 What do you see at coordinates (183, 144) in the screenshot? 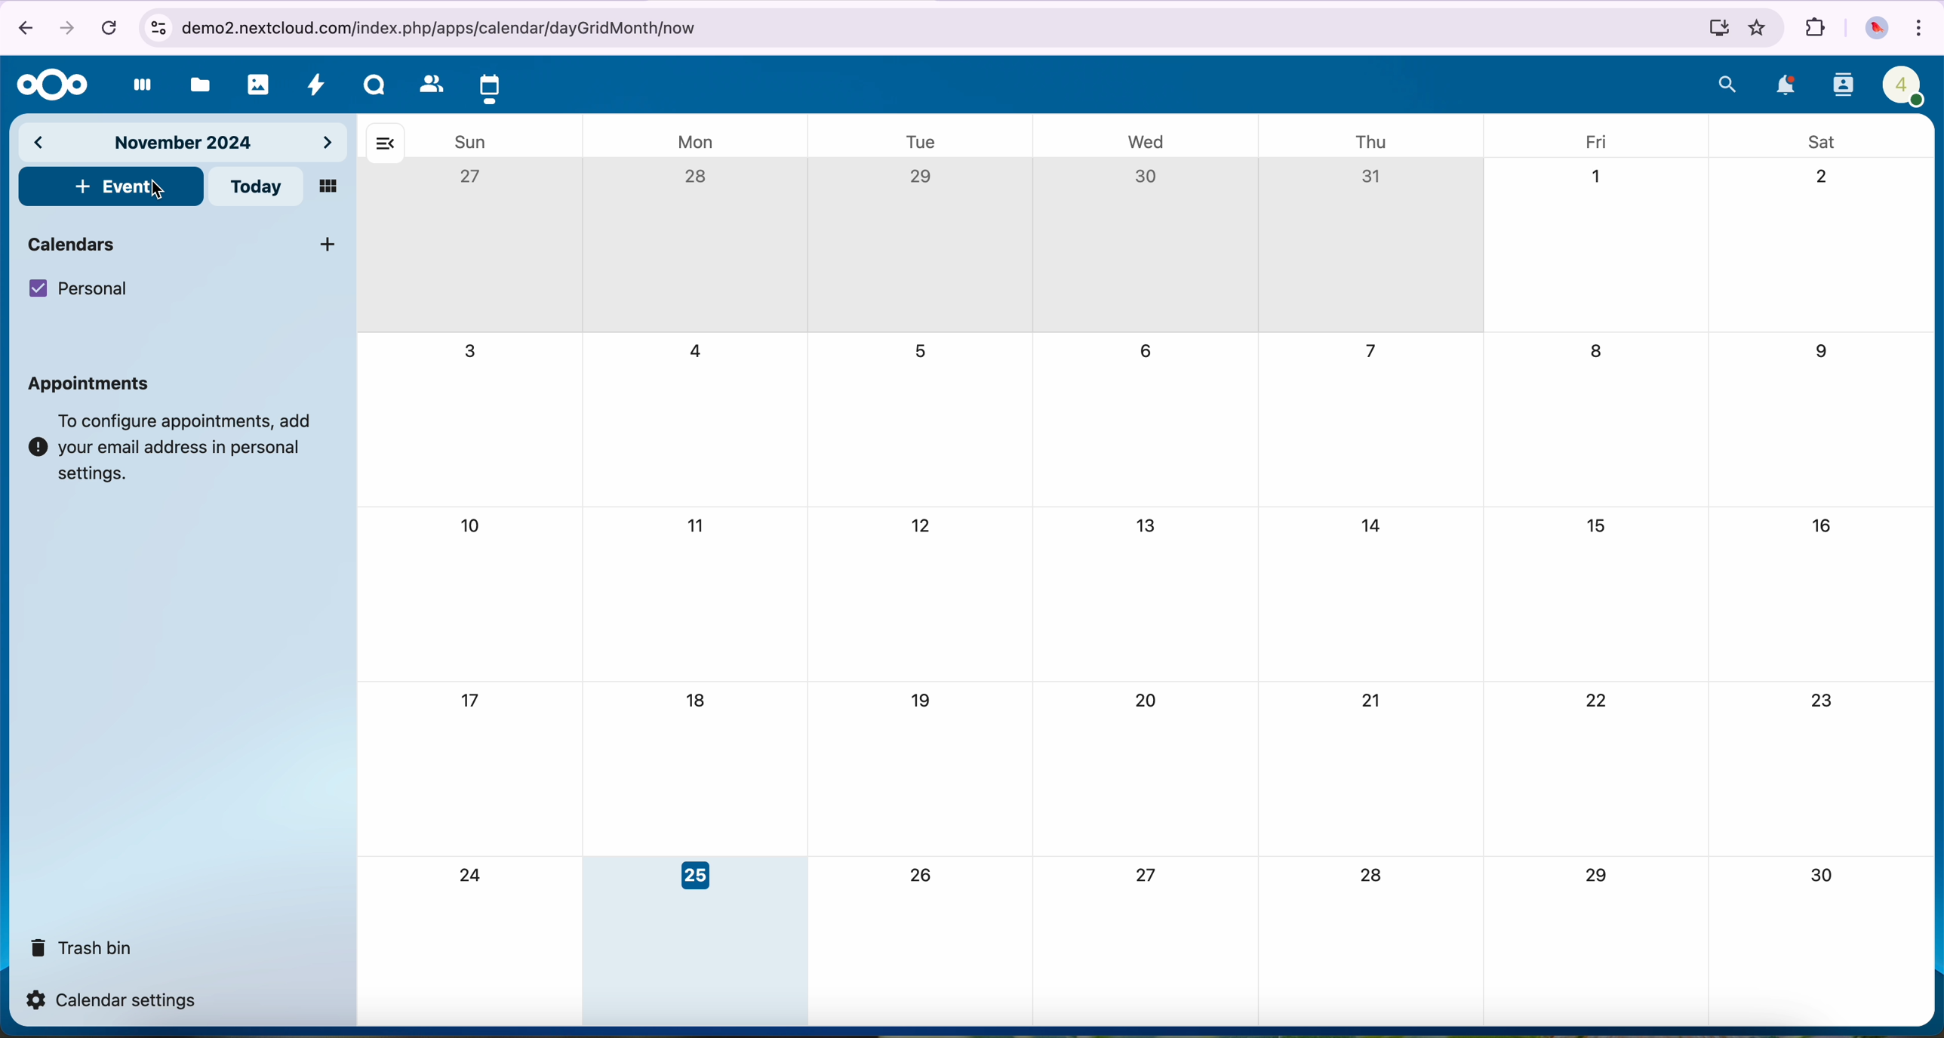
I see `november 2024` at bounding box center [183, 144].